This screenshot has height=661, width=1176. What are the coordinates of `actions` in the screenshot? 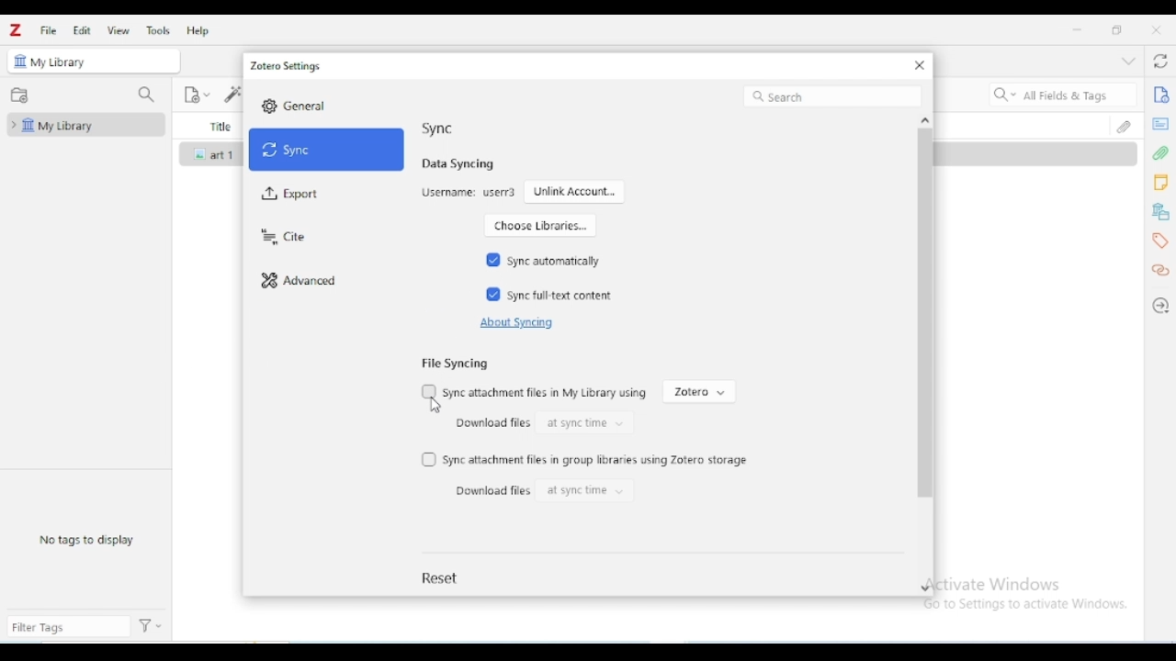 It's located at (151, 626).